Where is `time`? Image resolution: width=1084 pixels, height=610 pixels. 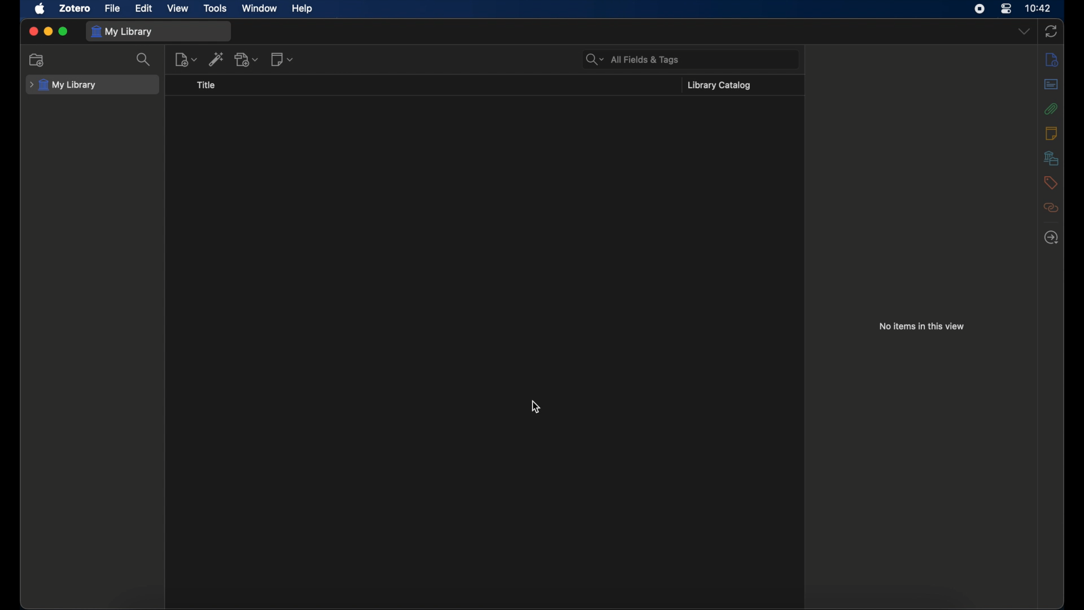 time is located at coordinates (1039, 8).